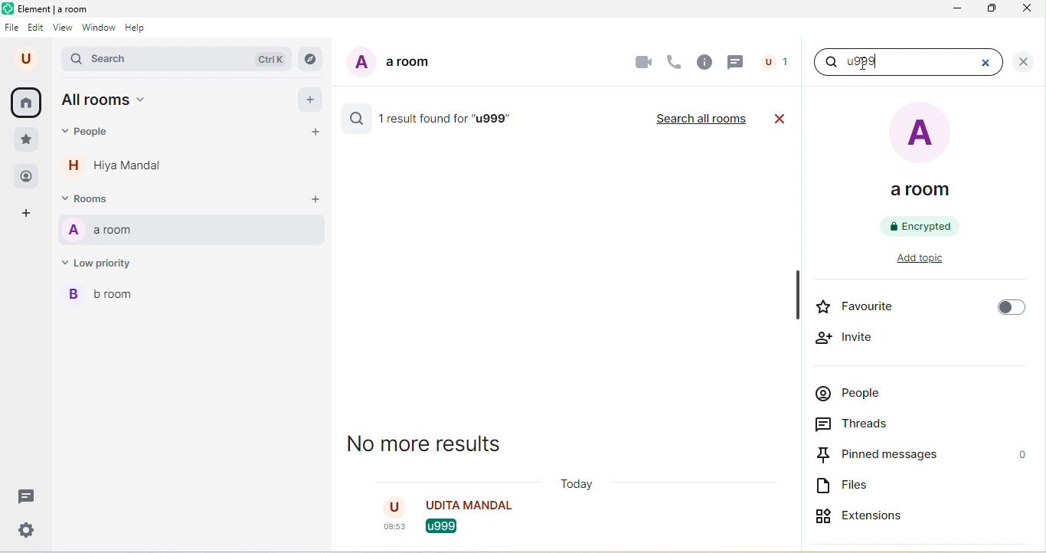 The height and width of the screenshot is (553, 1046). Describe the element at coordinates (51, 10) in the screenshot. I see `title` at that location.